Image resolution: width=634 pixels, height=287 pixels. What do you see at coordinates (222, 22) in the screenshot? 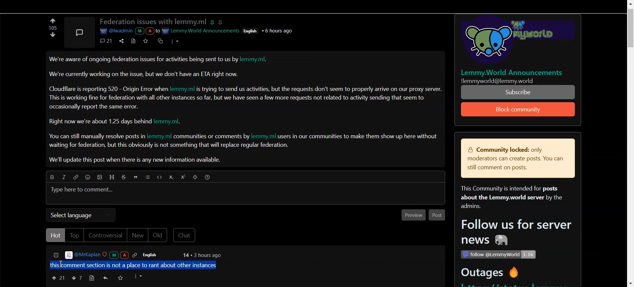
I see `hyperlink` at bounding box center [222, 22].